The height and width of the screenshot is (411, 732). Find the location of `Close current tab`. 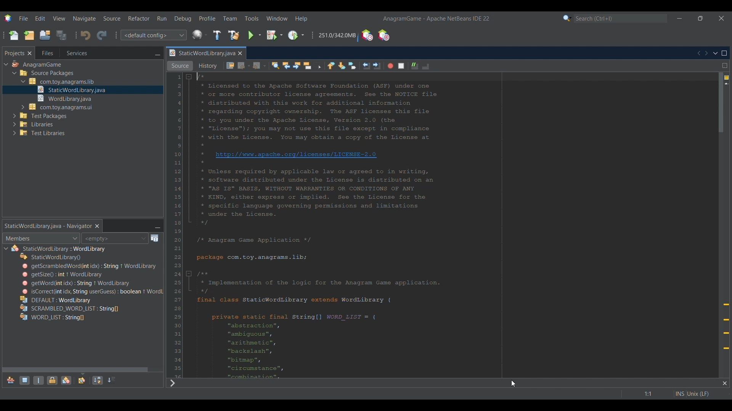

Close current tab is located at coordinates (240, 53).